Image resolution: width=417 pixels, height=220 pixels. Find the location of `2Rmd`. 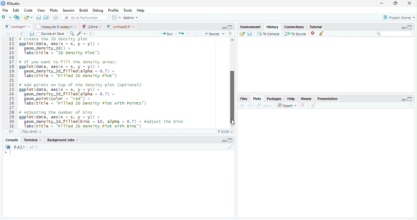

2Rmd is located at coordinates (89, 26).